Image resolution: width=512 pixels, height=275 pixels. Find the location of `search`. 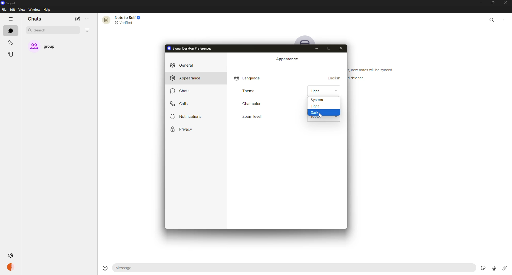

search is located at coordinates (492, 19).